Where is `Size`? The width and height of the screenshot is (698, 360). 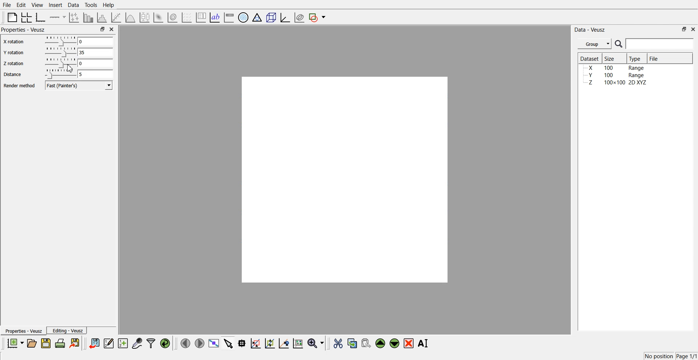 Size is located at coordinates (611, 58).